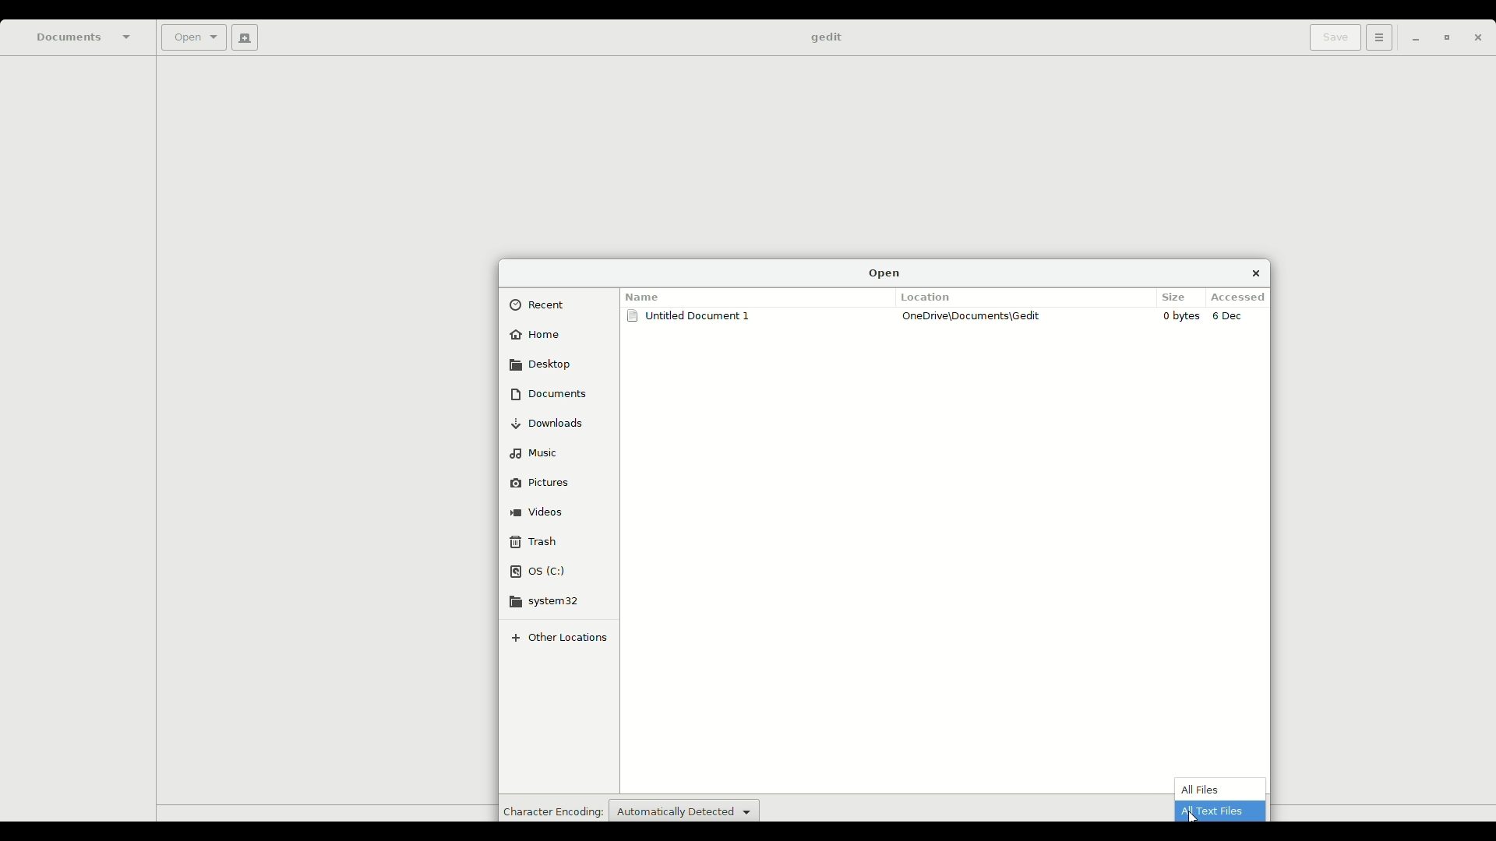 The image size is (1496, 841). Describe the element at coordinates (1183, 316) in the screenshot. I see `0 bytes` at that location.